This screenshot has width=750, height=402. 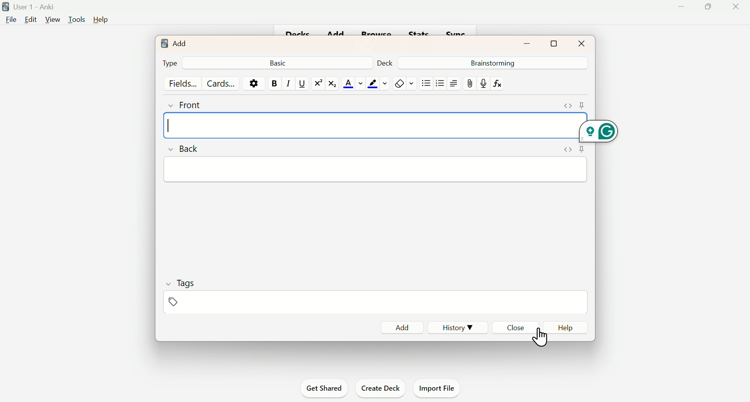 What do you see at coordinates (388, 62) in the screenshot?
I see `Deck` at bounding box center [388, 62].